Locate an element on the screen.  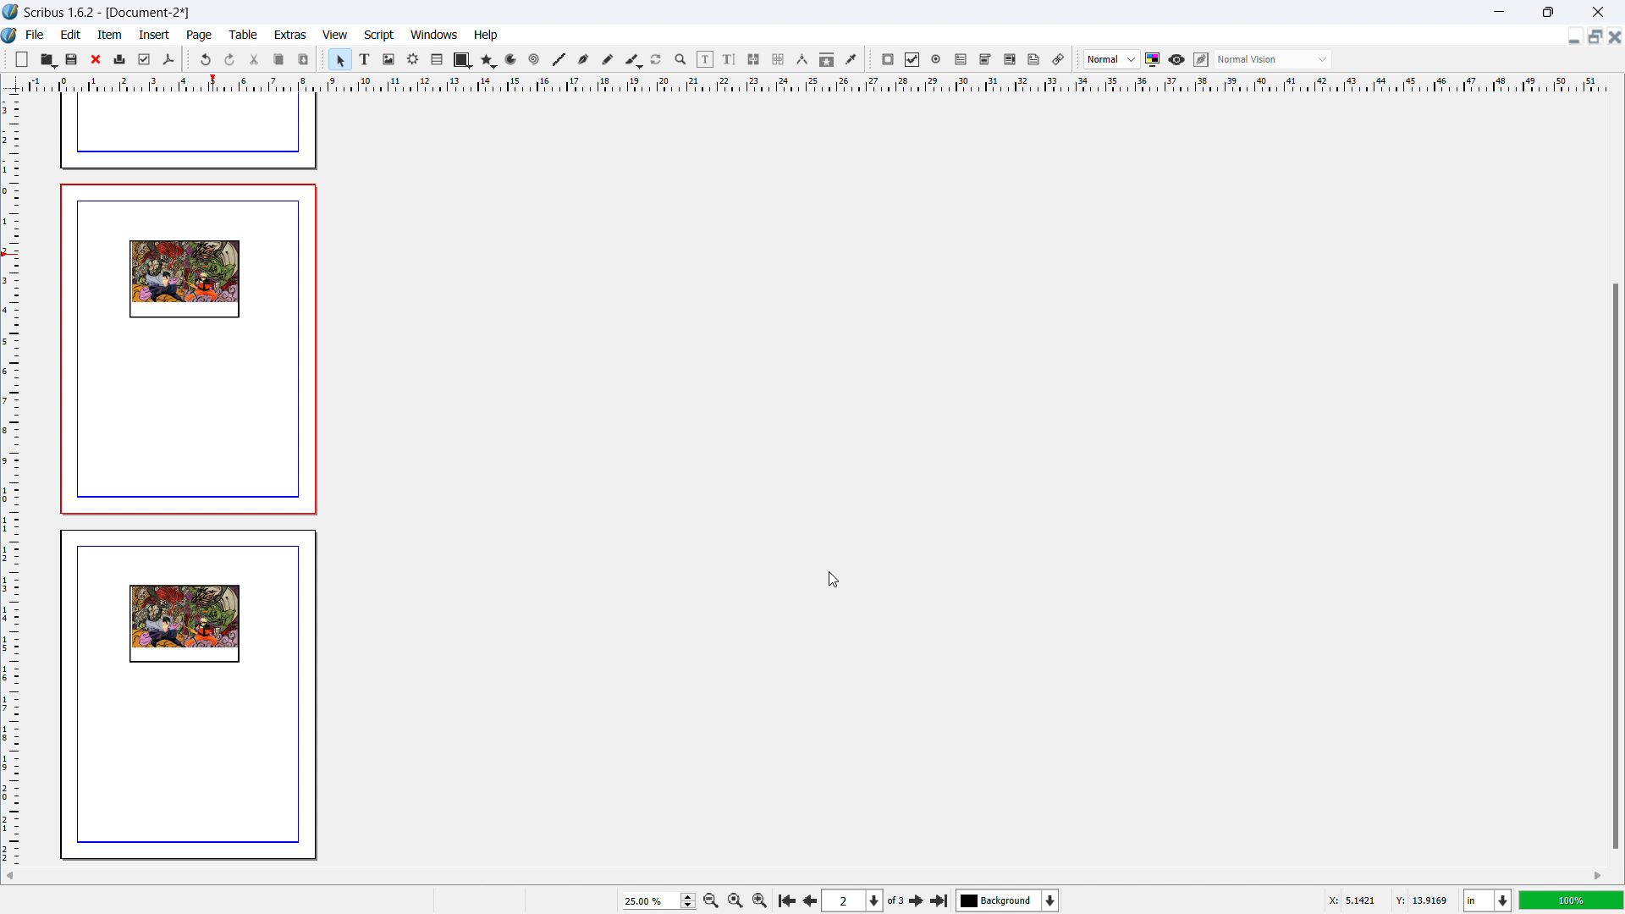
pdf combo box is located at coordinates (984, 59).